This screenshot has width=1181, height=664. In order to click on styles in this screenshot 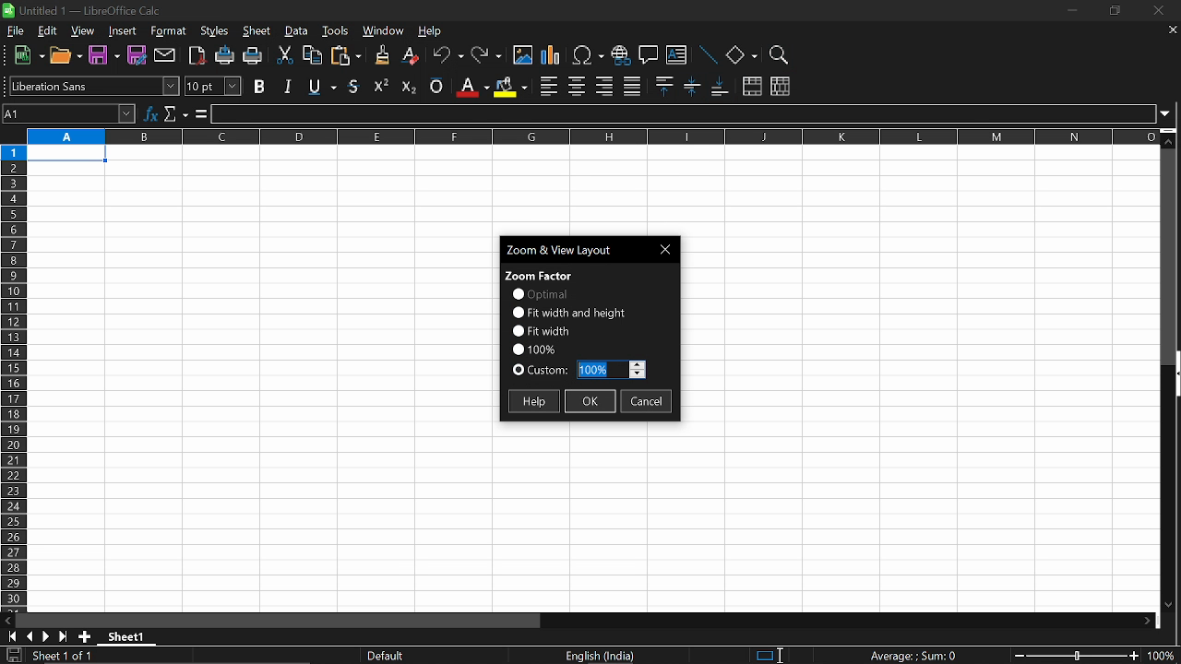, I will do `click(215, 32)`.